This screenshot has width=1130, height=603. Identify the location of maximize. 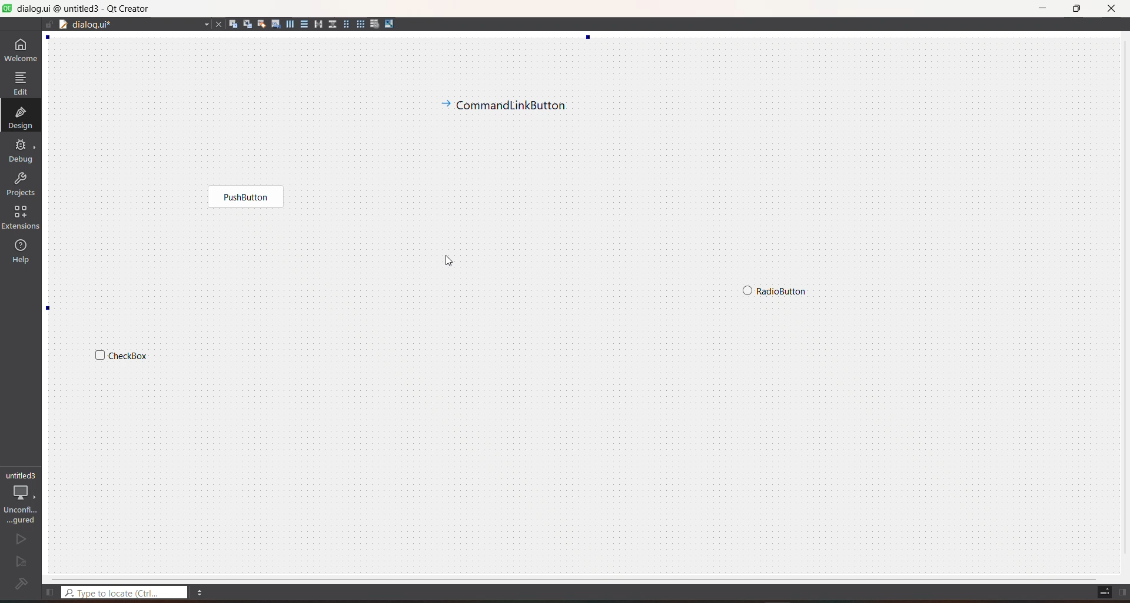
(1077, 11).